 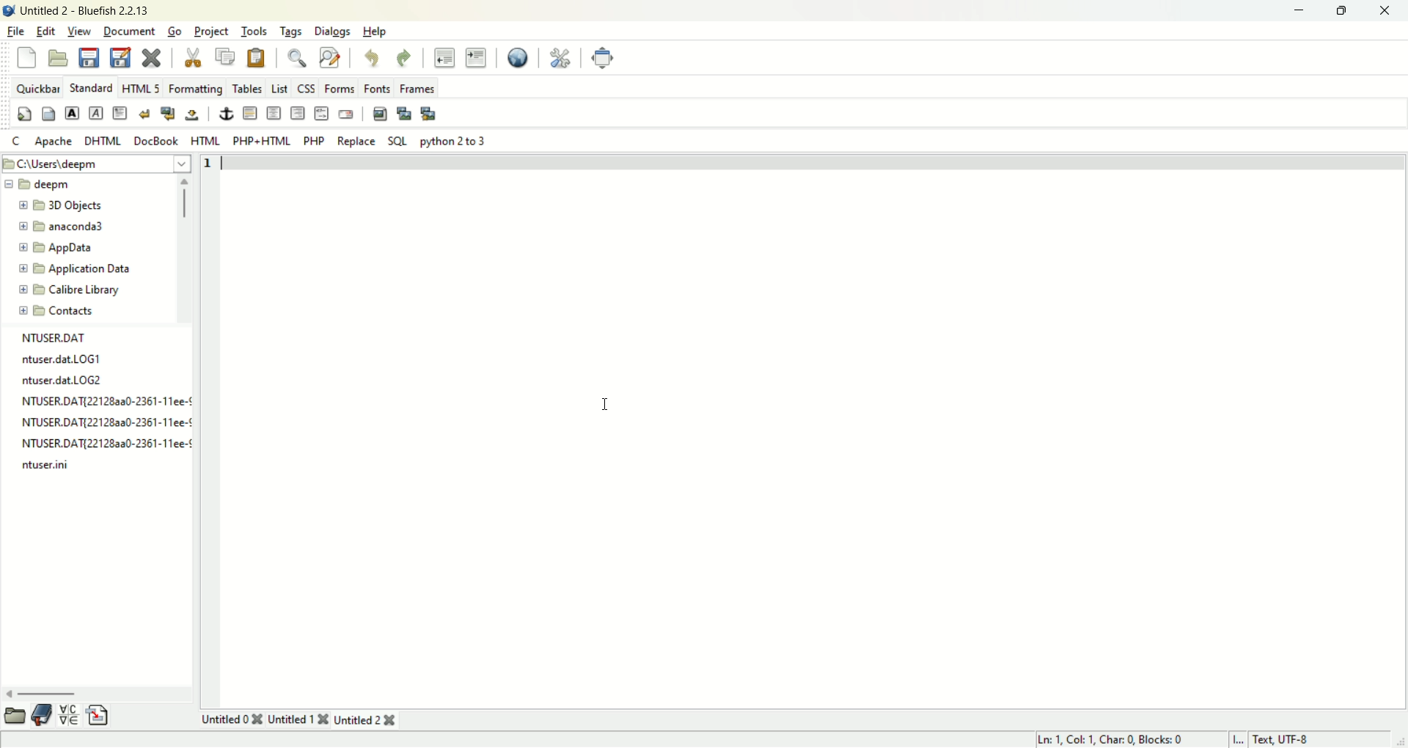 I want to click on fullscreen, so click(x=604, y=57).